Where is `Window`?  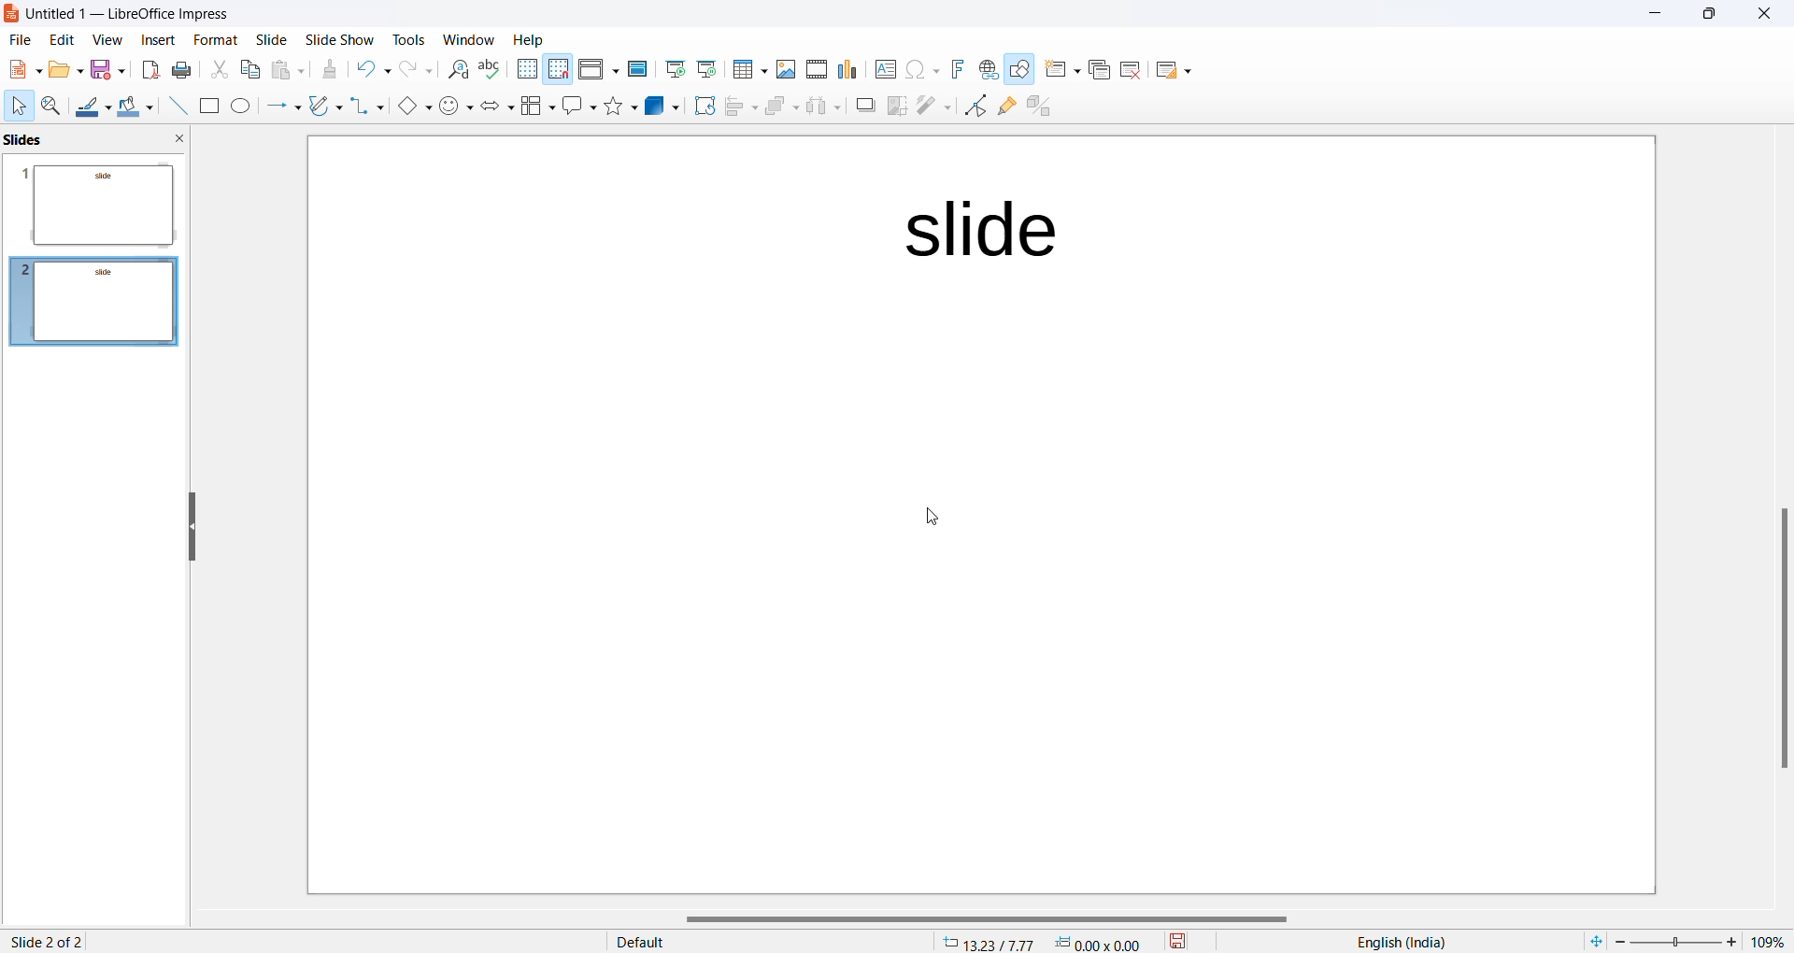
Window is located at coordinates (464, 37).